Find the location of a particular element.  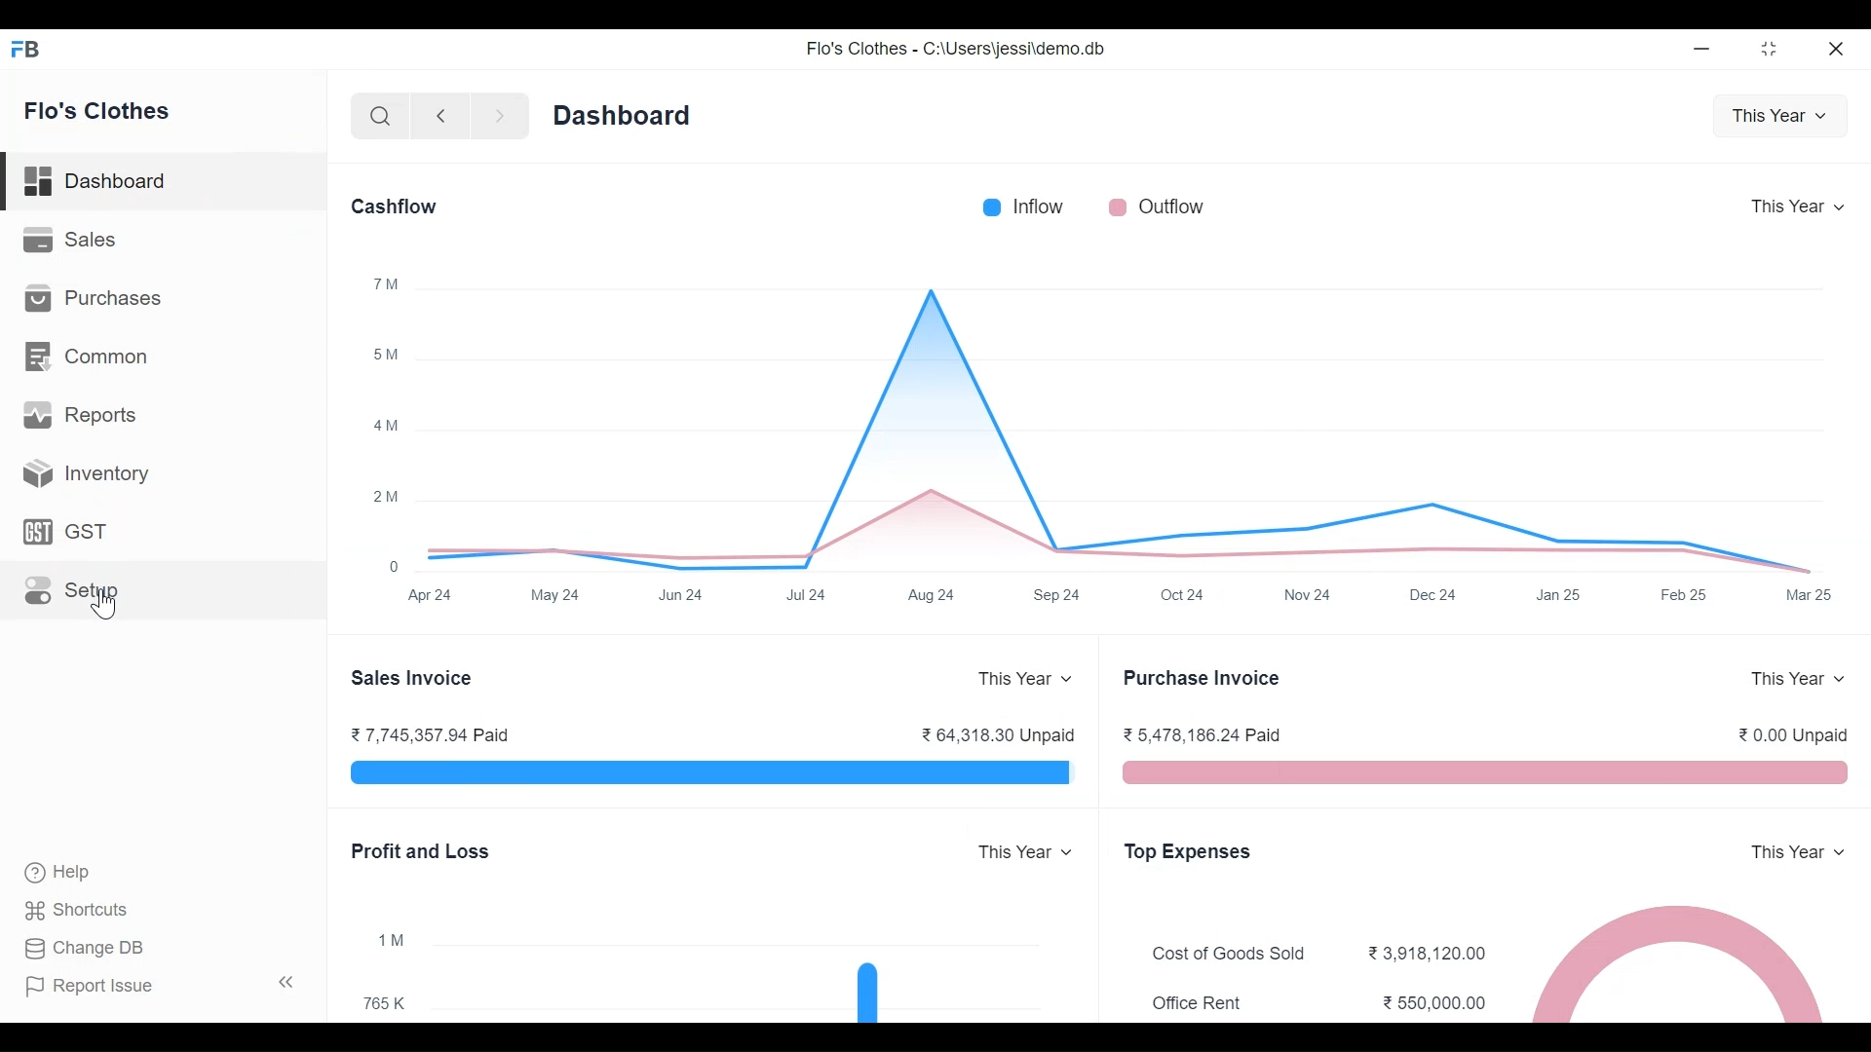

restore down is located at coordinates (1767, 50).